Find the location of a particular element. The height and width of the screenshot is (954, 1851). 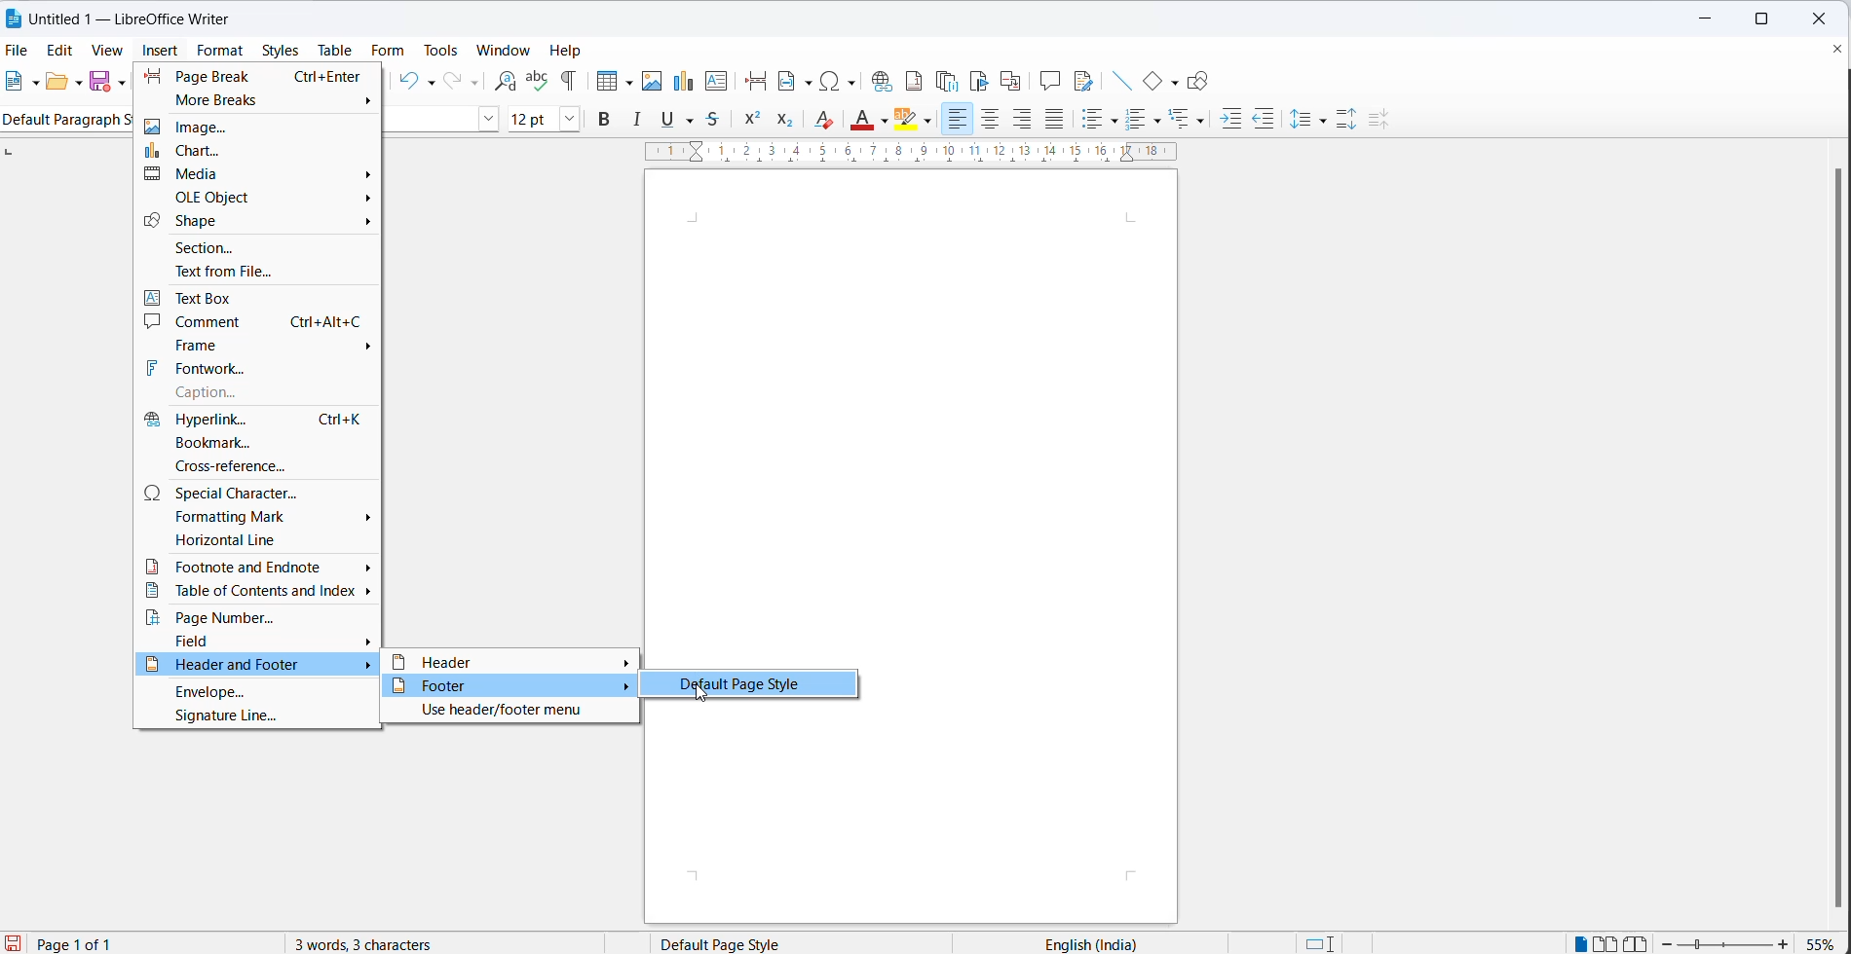

insert cross-reference is located at coordinates (1012, 83).